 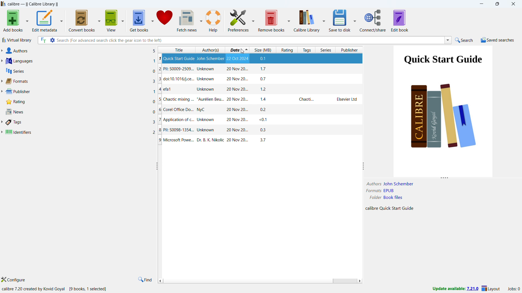 I want to click on title, so click(x=176, y=50).